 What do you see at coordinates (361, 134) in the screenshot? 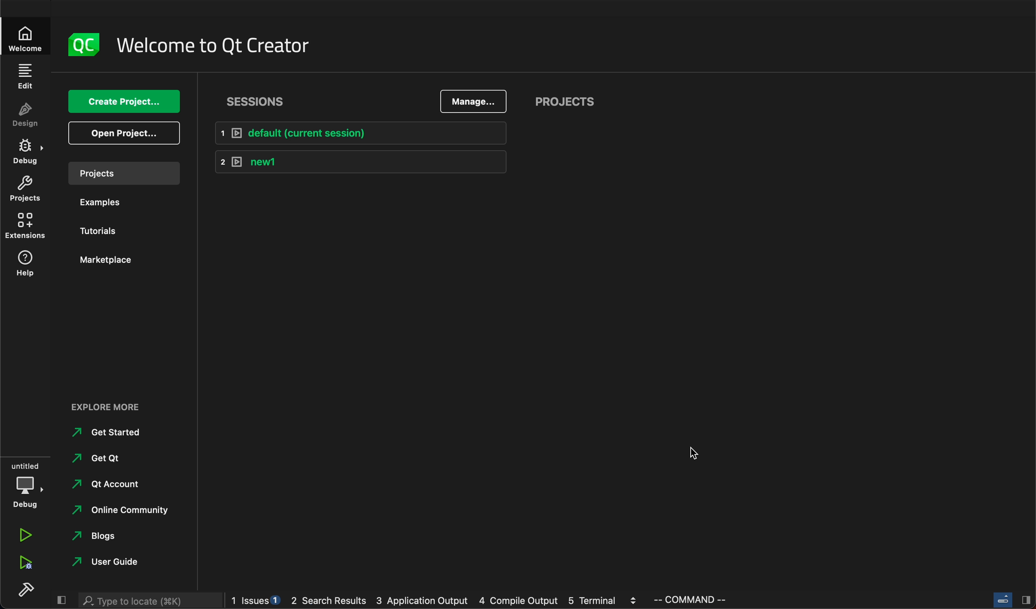
I see `default` at bounding box center [361, 134].